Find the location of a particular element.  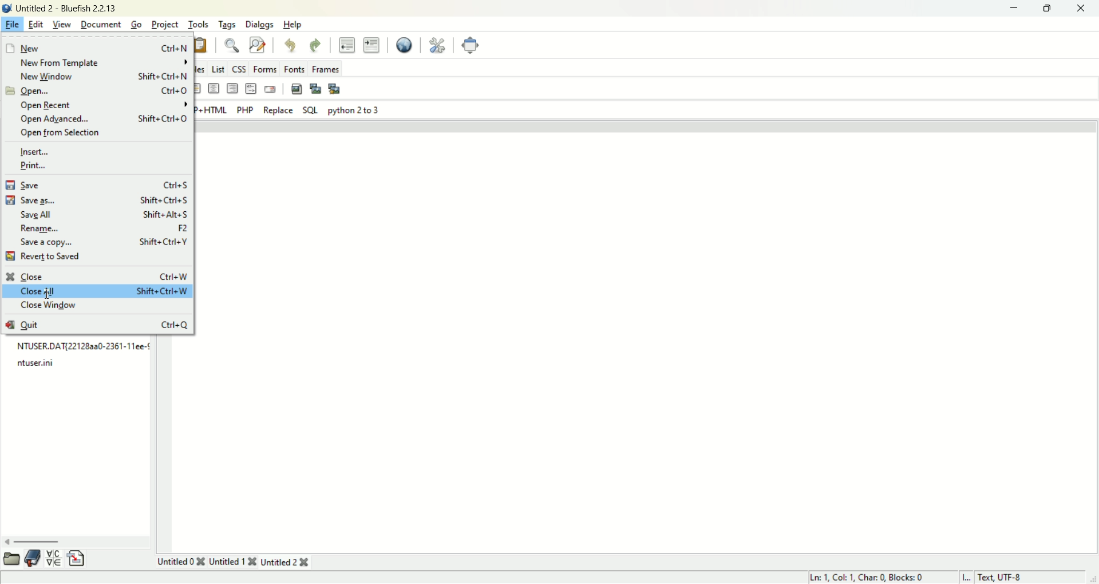

text, UTF-8 is located at coordinates (1012, 577).